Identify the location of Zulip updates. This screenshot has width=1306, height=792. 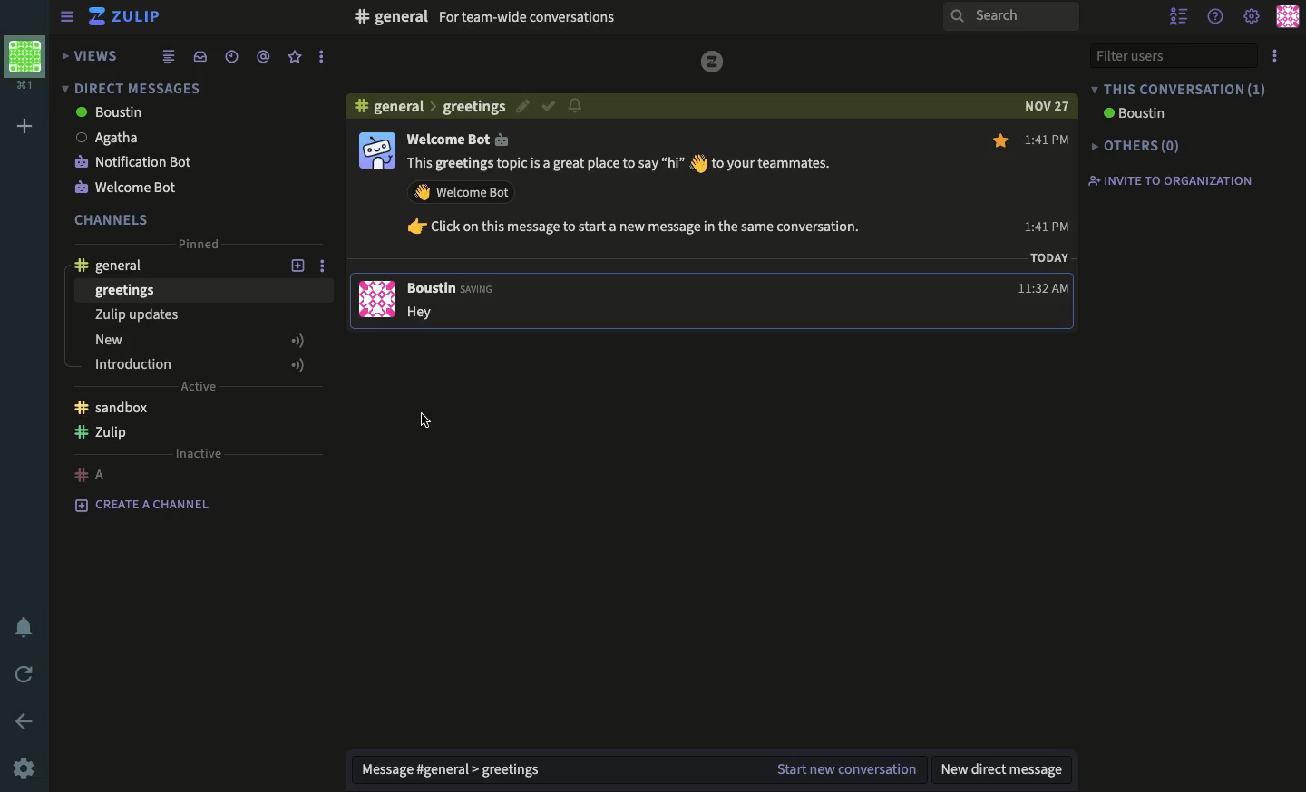
(134, 316).